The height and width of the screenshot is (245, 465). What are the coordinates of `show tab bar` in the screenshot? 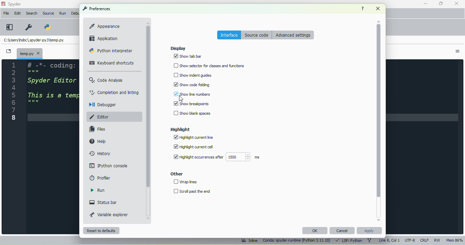 It's located at (188, 56).